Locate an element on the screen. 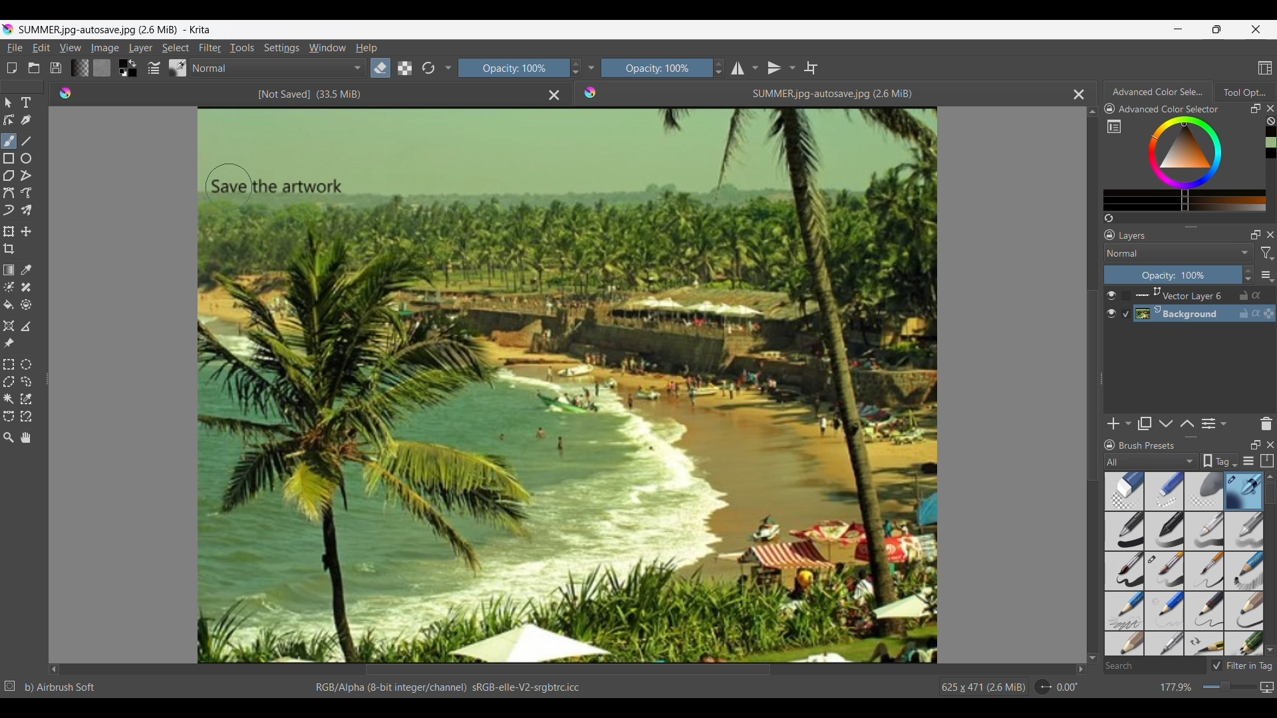  Smart patch tool is located at coordinates (27, 287).